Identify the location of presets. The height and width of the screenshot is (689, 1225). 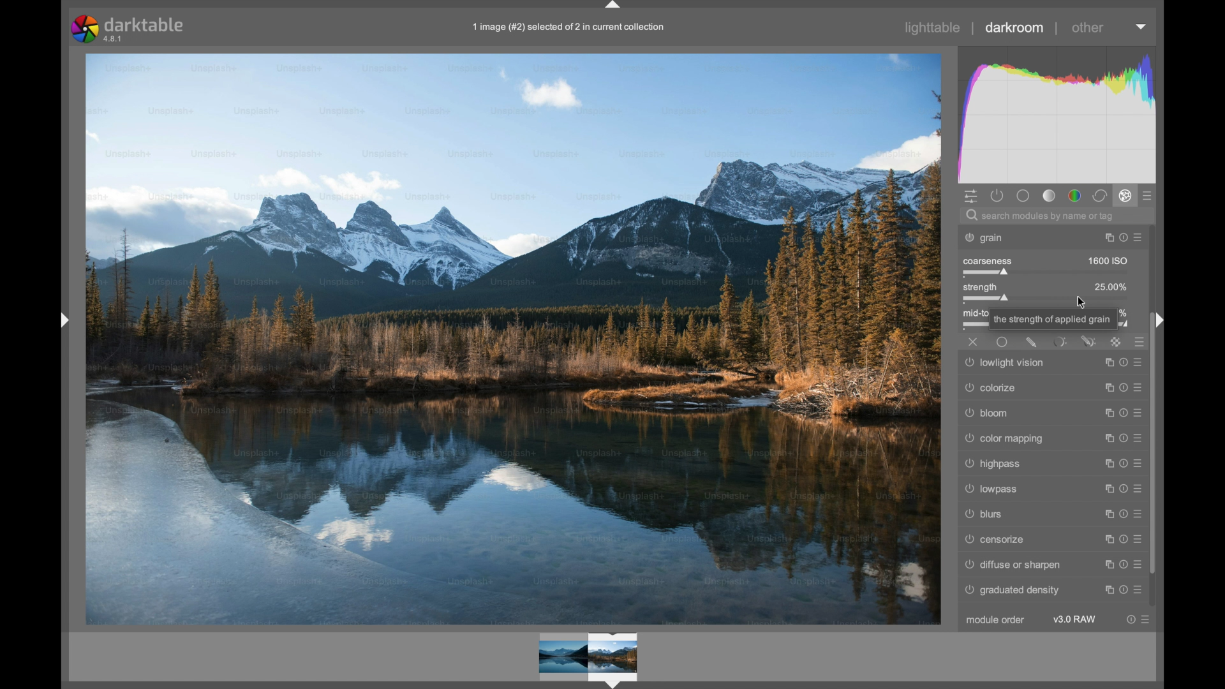
(1141, 565).